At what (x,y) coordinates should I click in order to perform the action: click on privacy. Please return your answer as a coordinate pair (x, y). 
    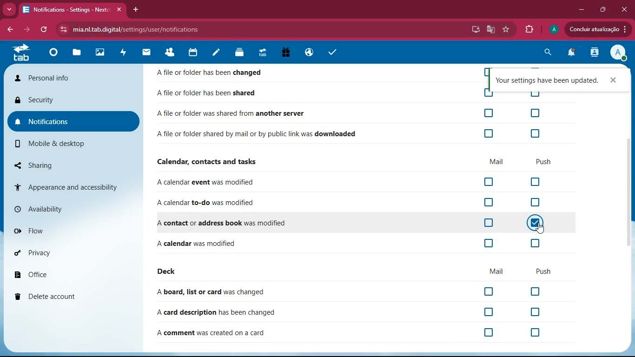
    Looking at the image, I should click on (64, 253).